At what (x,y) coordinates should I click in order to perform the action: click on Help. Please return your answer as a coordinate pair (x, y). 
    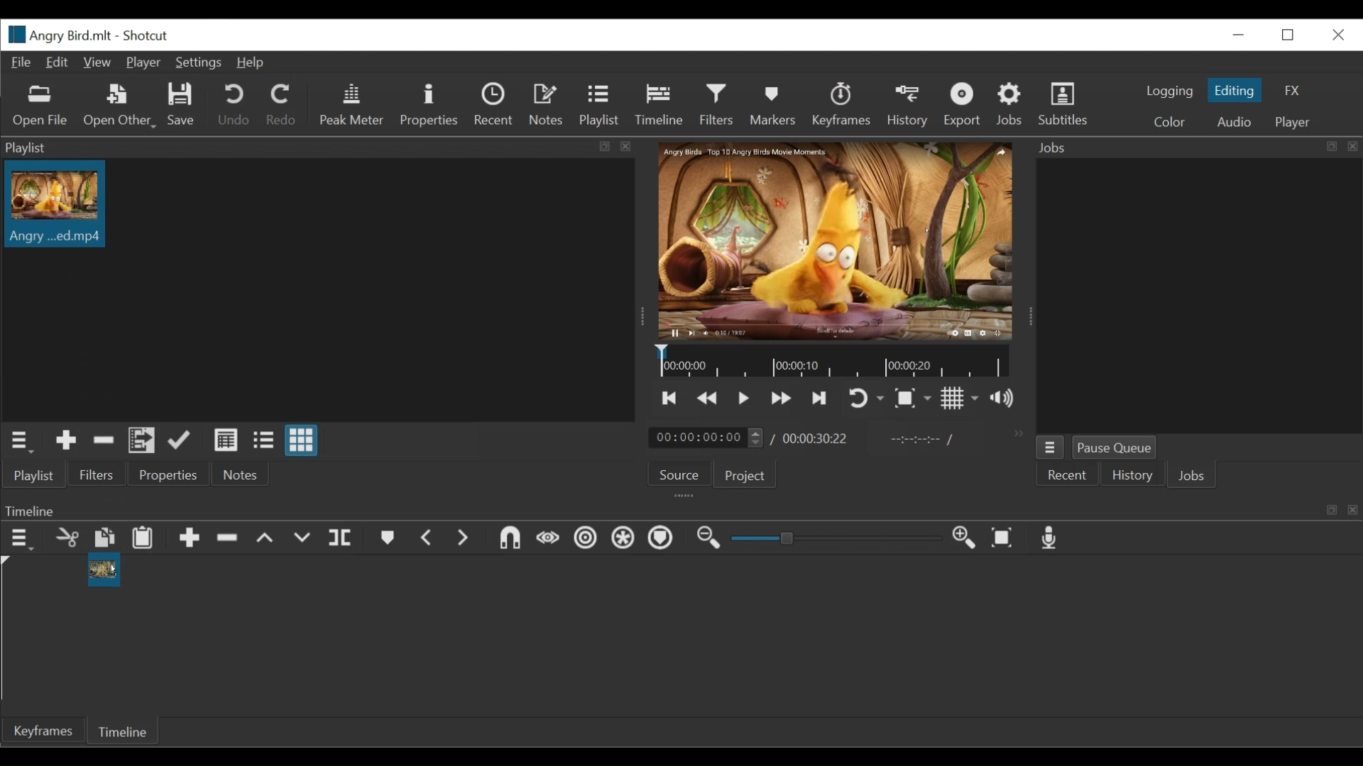
    Looking at the image, I should click on (252, 62).